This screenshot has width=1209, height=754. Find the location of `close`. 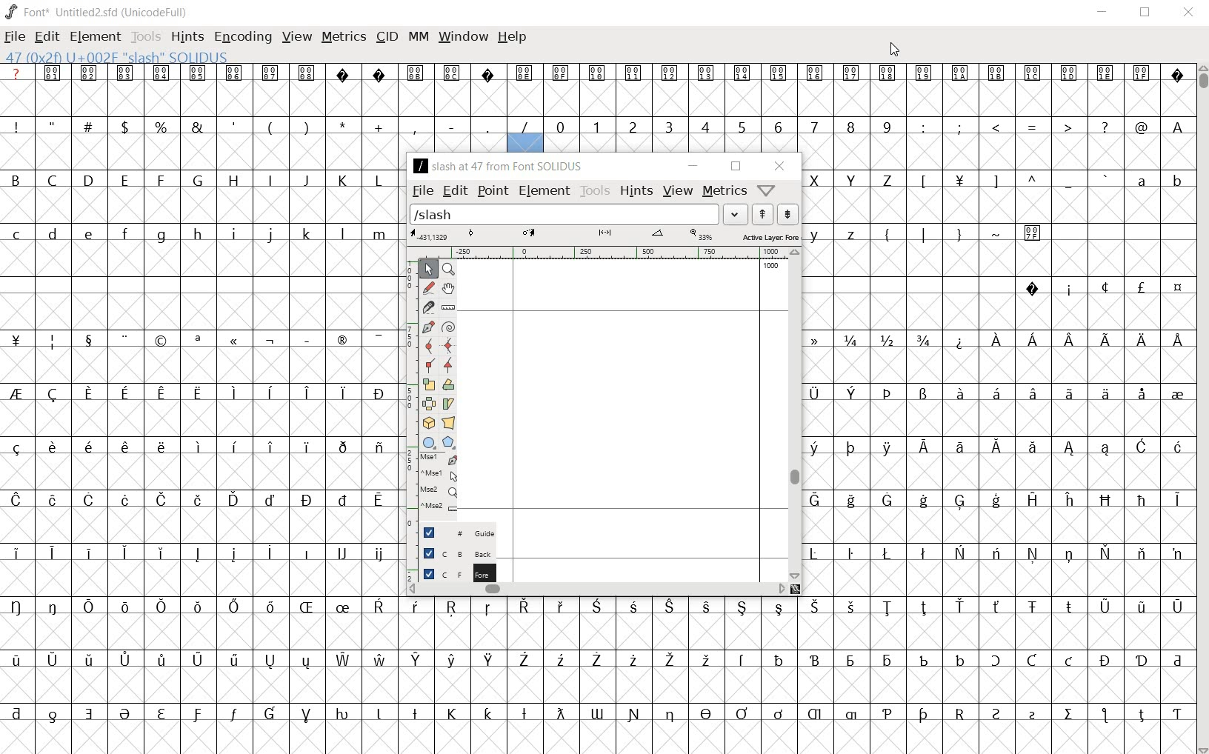

close is located at coordinates (782, 167).